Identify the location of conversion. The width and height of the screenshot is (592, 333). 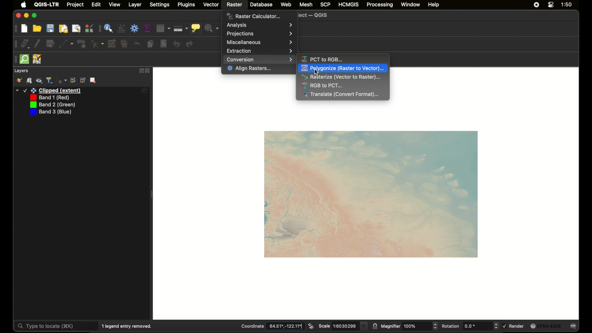
(260, 60).